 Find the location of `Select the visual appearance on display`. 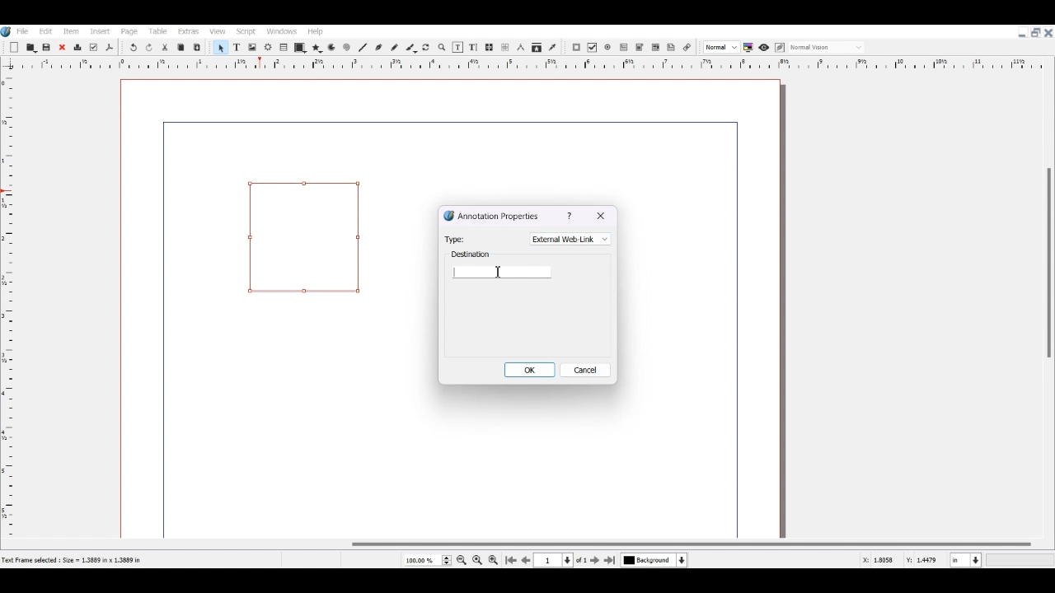

Select the visual appearance on display is located at coordinates (828, 46).